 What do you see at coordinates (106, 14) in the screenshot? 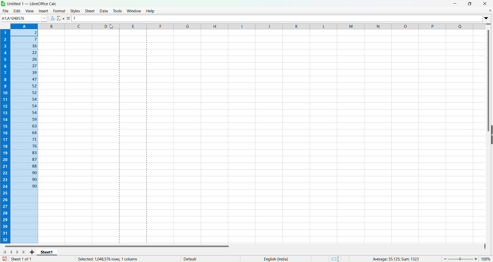
I see `Cursor` at bounding box center [106, 14].